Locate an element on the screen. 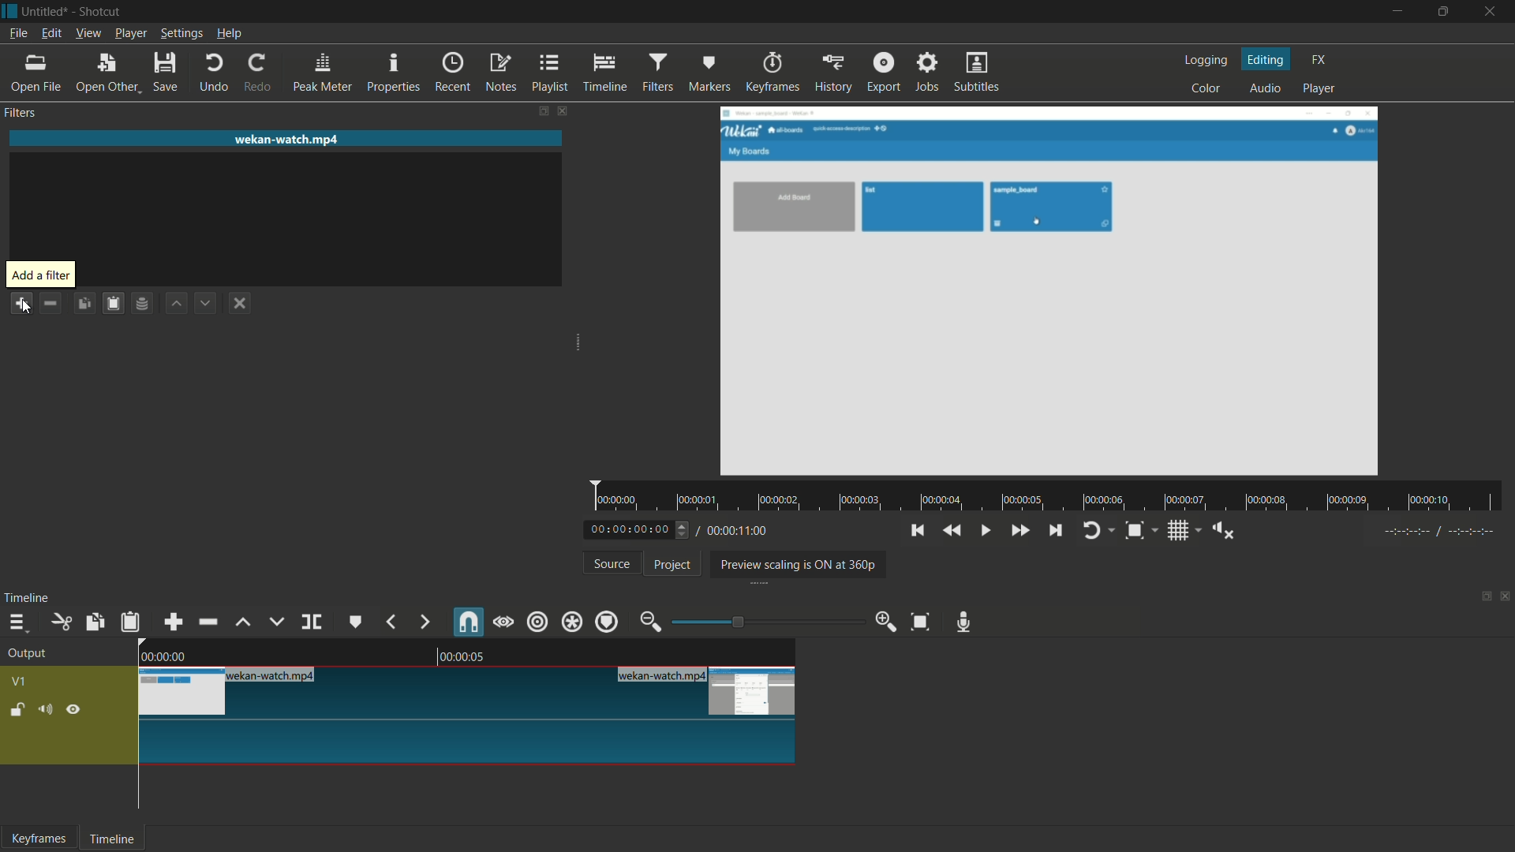  move filter down is located at coordinates (206, 302).